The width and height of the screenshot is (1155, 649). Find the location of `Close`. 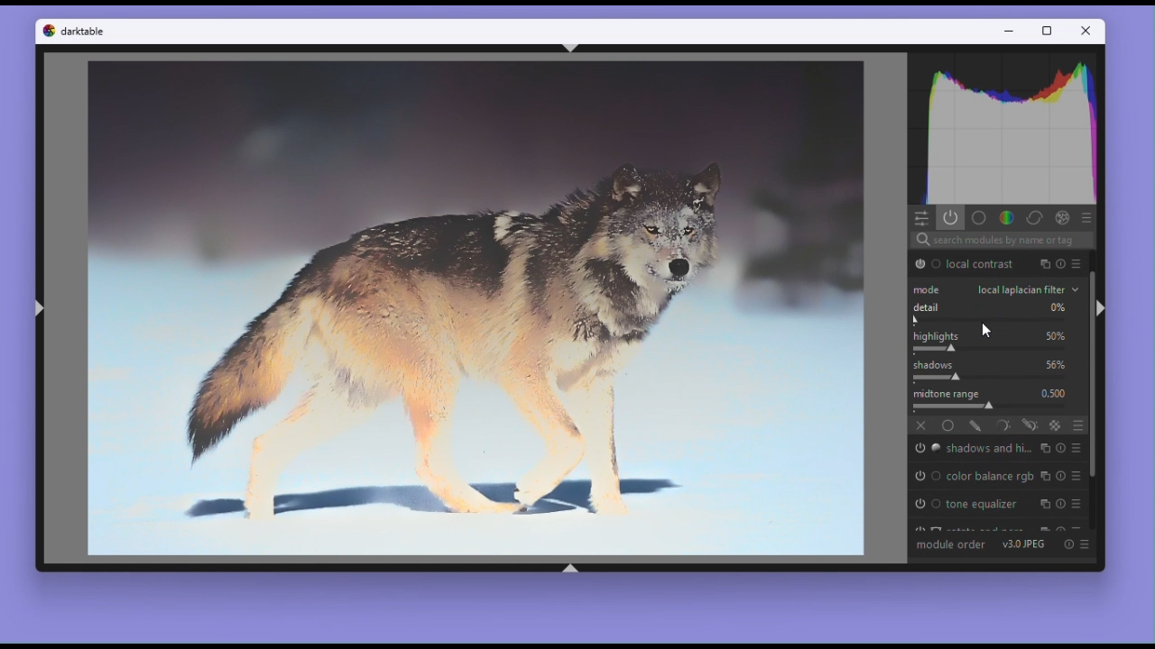

Close is located at coordinates (1087, 31).